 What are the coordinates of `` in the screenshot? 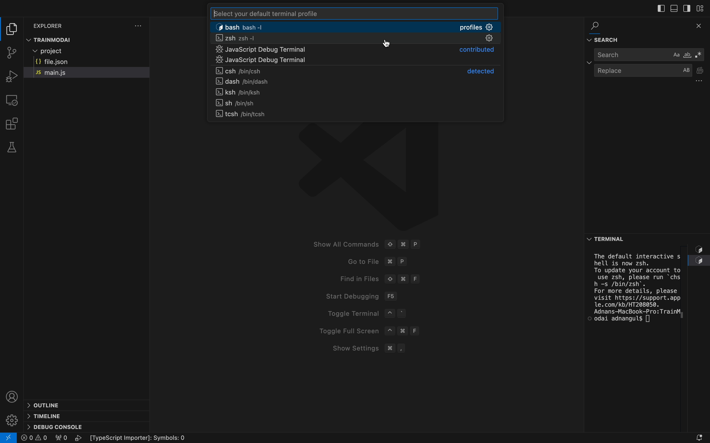 It's located at (354, 70).